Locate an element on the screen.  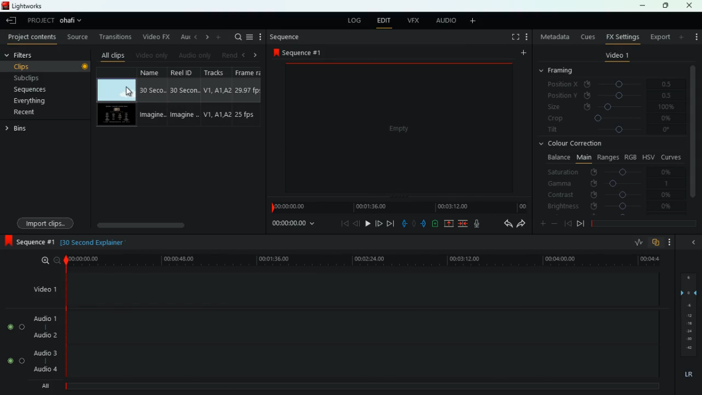
back is located at coordinates (356, 223).